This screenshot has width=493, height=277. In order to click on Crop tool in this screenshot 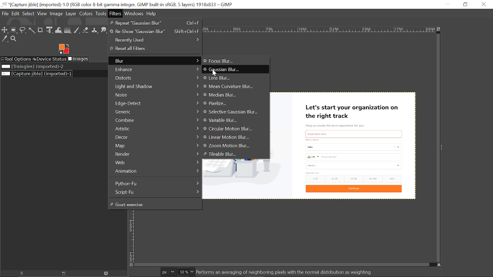, I will do `click(41, 30)`.